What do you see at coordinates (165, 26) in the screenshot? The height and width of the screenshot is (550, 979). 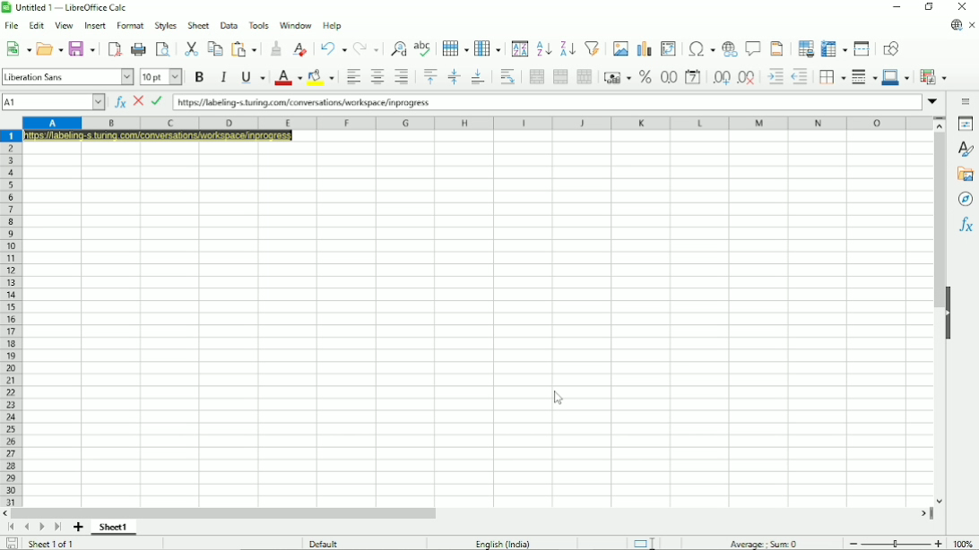 I see `Styles` at bounding box center [165, 26].